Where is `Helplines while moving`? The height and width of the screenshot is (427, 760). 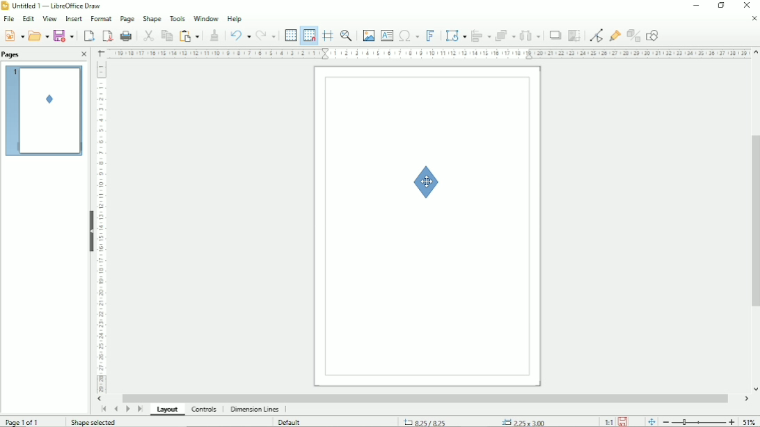 Helplines while moving is located at coordinates (327, 35).